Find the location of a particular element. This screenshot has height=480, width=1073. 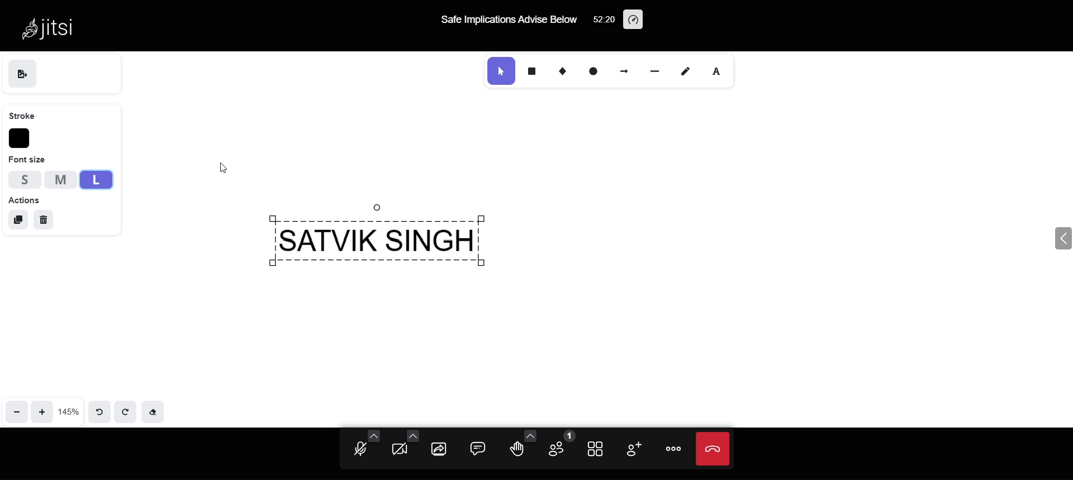

start camera is located at coordinates (402, 447).